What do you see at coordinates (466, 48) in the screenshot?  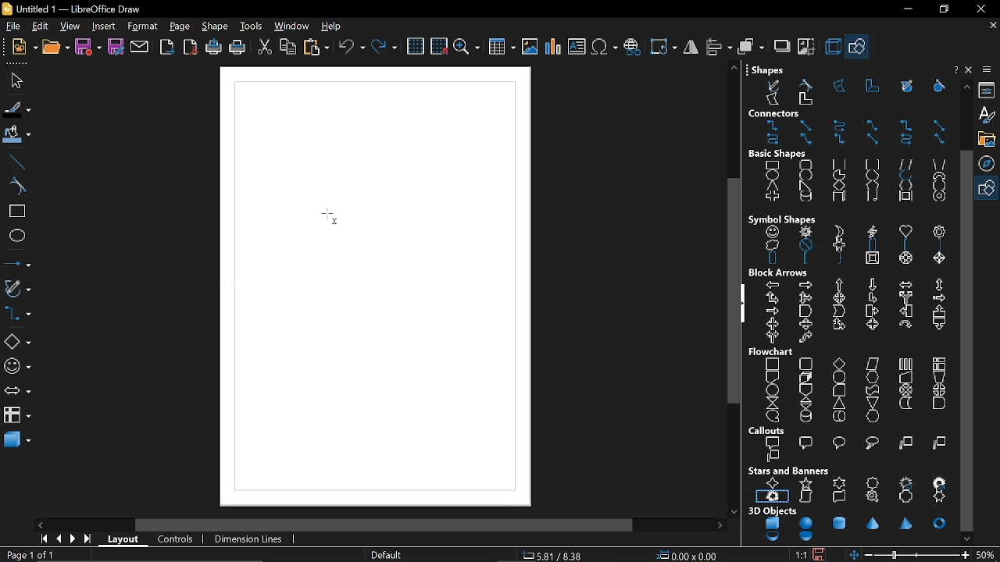 I see `zoom` at bounding box center [466, 48].